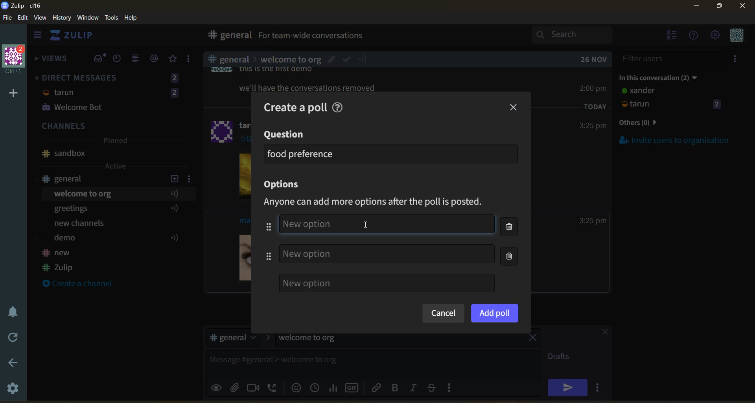 The height and width of the screenshot is (403, 755). Describe the element at coordinates (718, 8) in the screenshot. I see `maximize` at that location.